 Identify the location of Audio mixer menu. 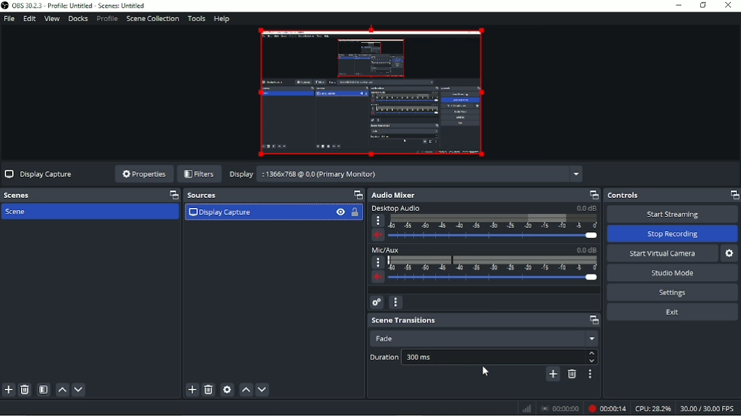
(398, 302).